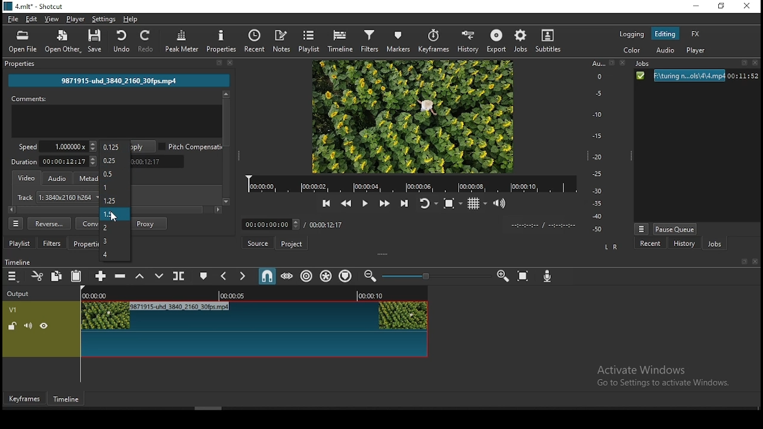 The image size is (763, 429). Describe the element at coordinates (291, 244) in the screenshot. I see `project` at that location.